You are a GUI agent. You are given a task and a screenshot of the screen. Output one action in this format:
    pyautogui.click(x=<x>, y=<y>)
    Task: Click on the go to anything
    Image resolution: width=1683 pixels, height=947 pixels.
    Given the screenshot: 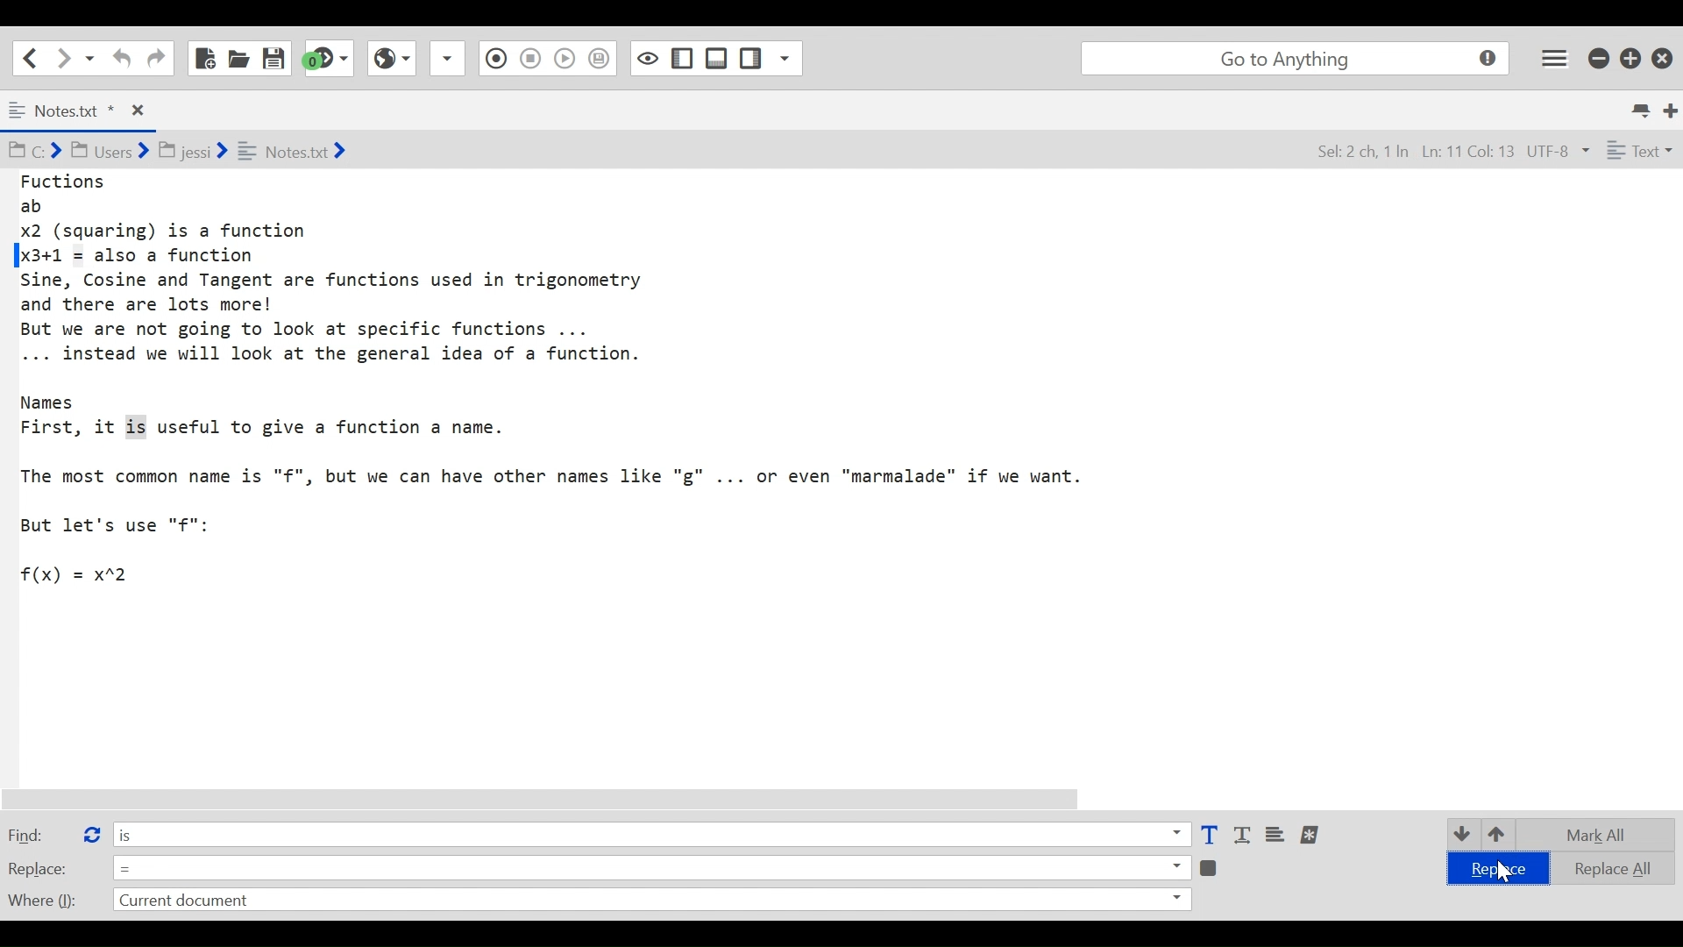 What is the action you would take?
    pyautogui.click(x=1299, y=59)
    